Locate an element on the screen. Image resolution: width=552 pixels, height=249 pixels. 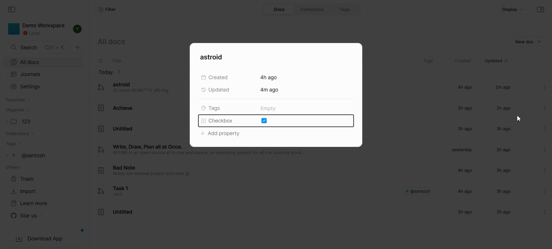
Favorites is located at coordinates (44, 100).